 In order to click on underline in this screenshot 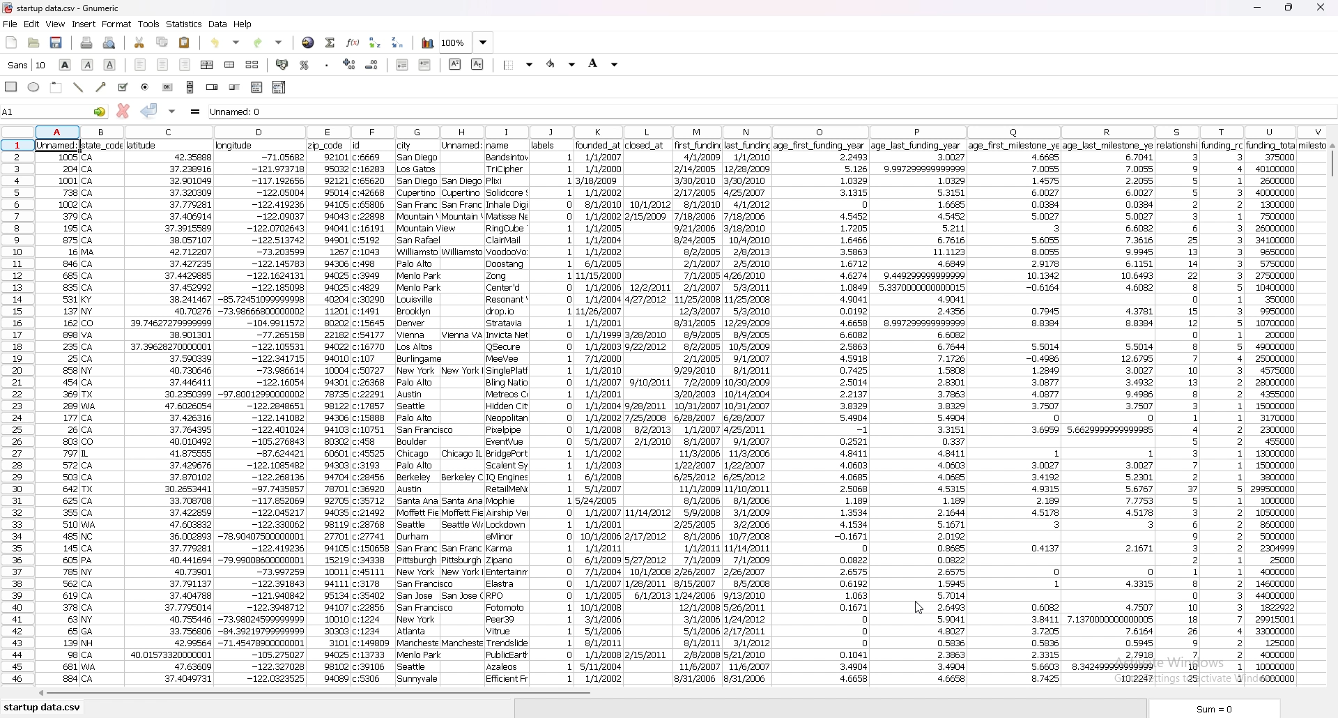, I will do `click(111, 65)`.